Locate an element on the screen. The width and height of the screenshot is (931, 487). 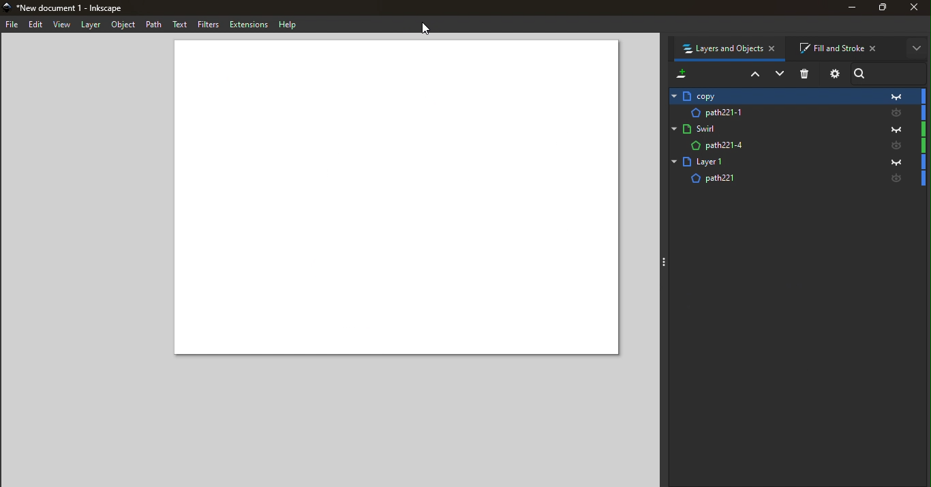
Layers and objects is located at coordinates (728, 48).